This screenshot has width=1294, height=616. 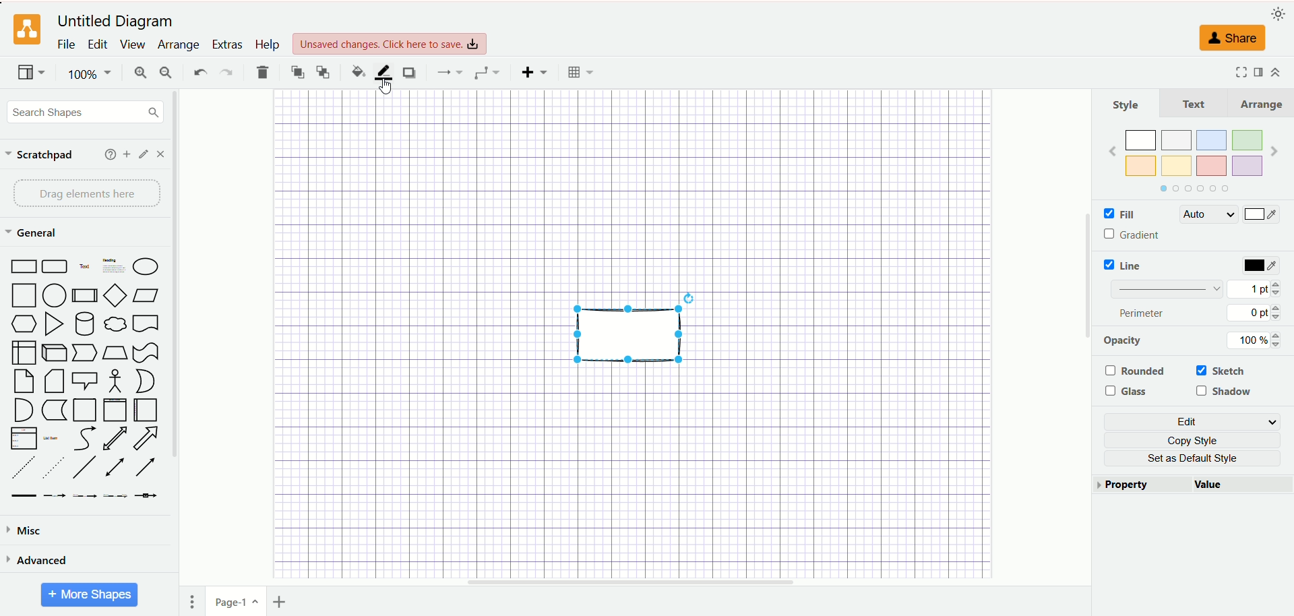 What do you see at coordinates (1118, 214) in the screenshot?
I see `fill` at bounding box center [1118, 214].